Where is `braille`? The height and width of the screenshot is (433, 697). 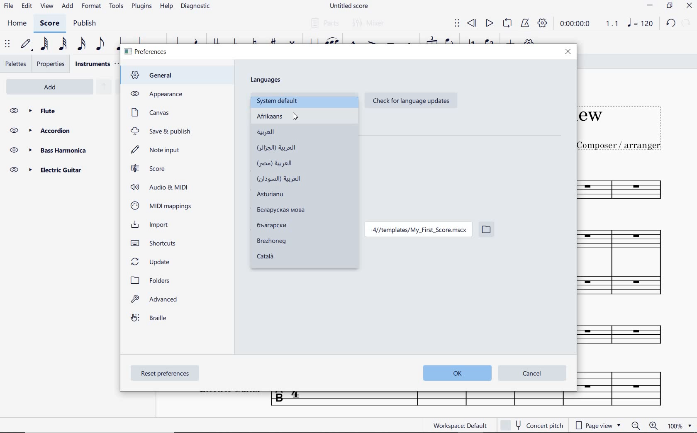
braille is located at coordinates (150, 319).